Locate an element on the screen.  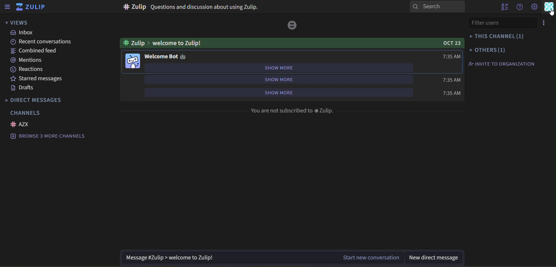
time is located at coordinates (452, 57).